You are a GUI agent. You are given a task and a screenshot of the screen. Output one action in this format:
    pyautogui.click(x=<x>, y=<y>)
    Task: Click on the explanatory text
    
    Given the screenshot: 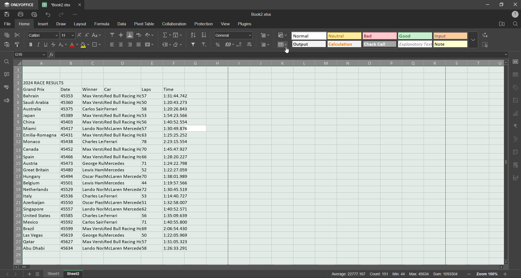 What is the action you would take?
    pyautogui.click(x=416, y=44)
    